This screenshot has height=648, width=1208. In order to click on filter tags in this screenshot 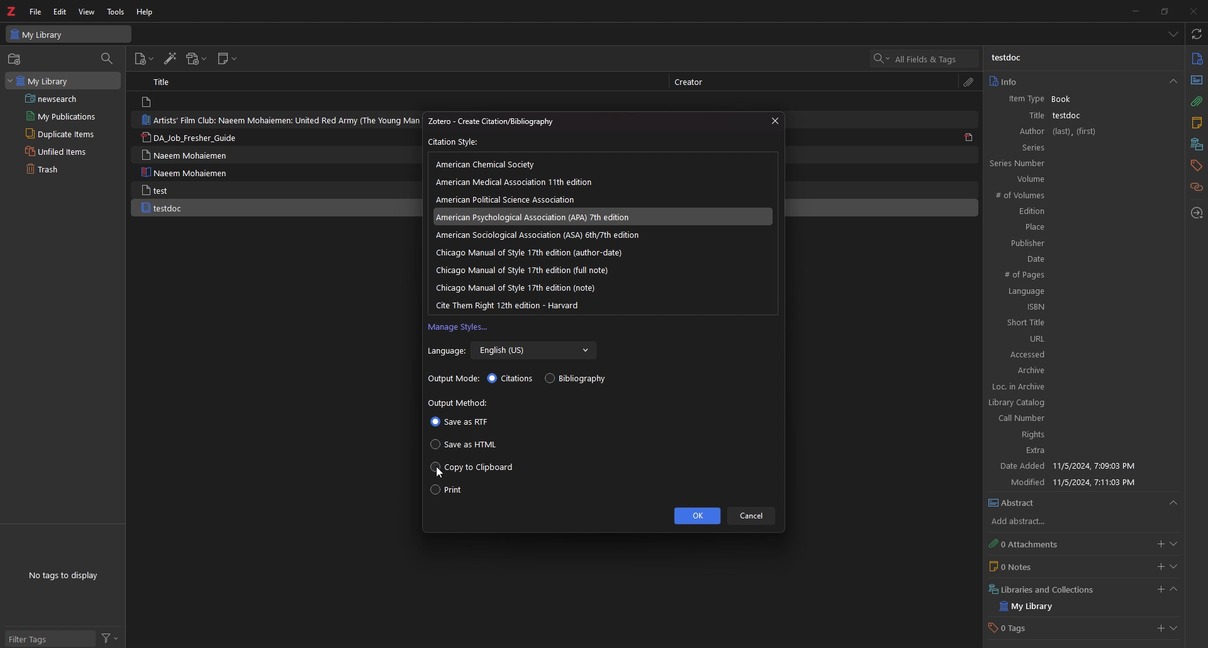, I will do `click(48, 640)`.